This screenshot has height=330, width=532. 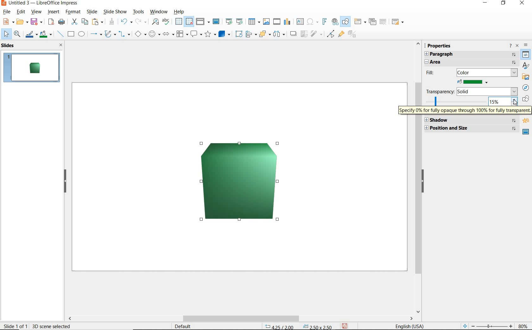 I want to click on insert hyperlink, so click(x=335, y=21).